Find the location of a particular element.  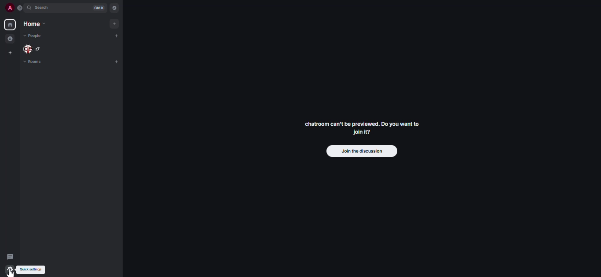

chatroom can't be previewed. Join it? is located at coordinates (363, 127).